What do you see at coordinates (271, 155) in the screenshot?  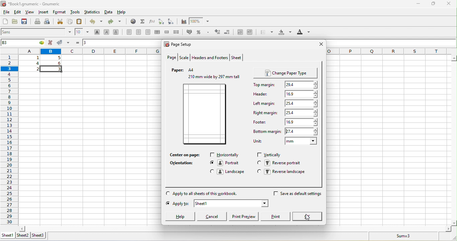 I see `vertically` at bounding box center [271, 155].